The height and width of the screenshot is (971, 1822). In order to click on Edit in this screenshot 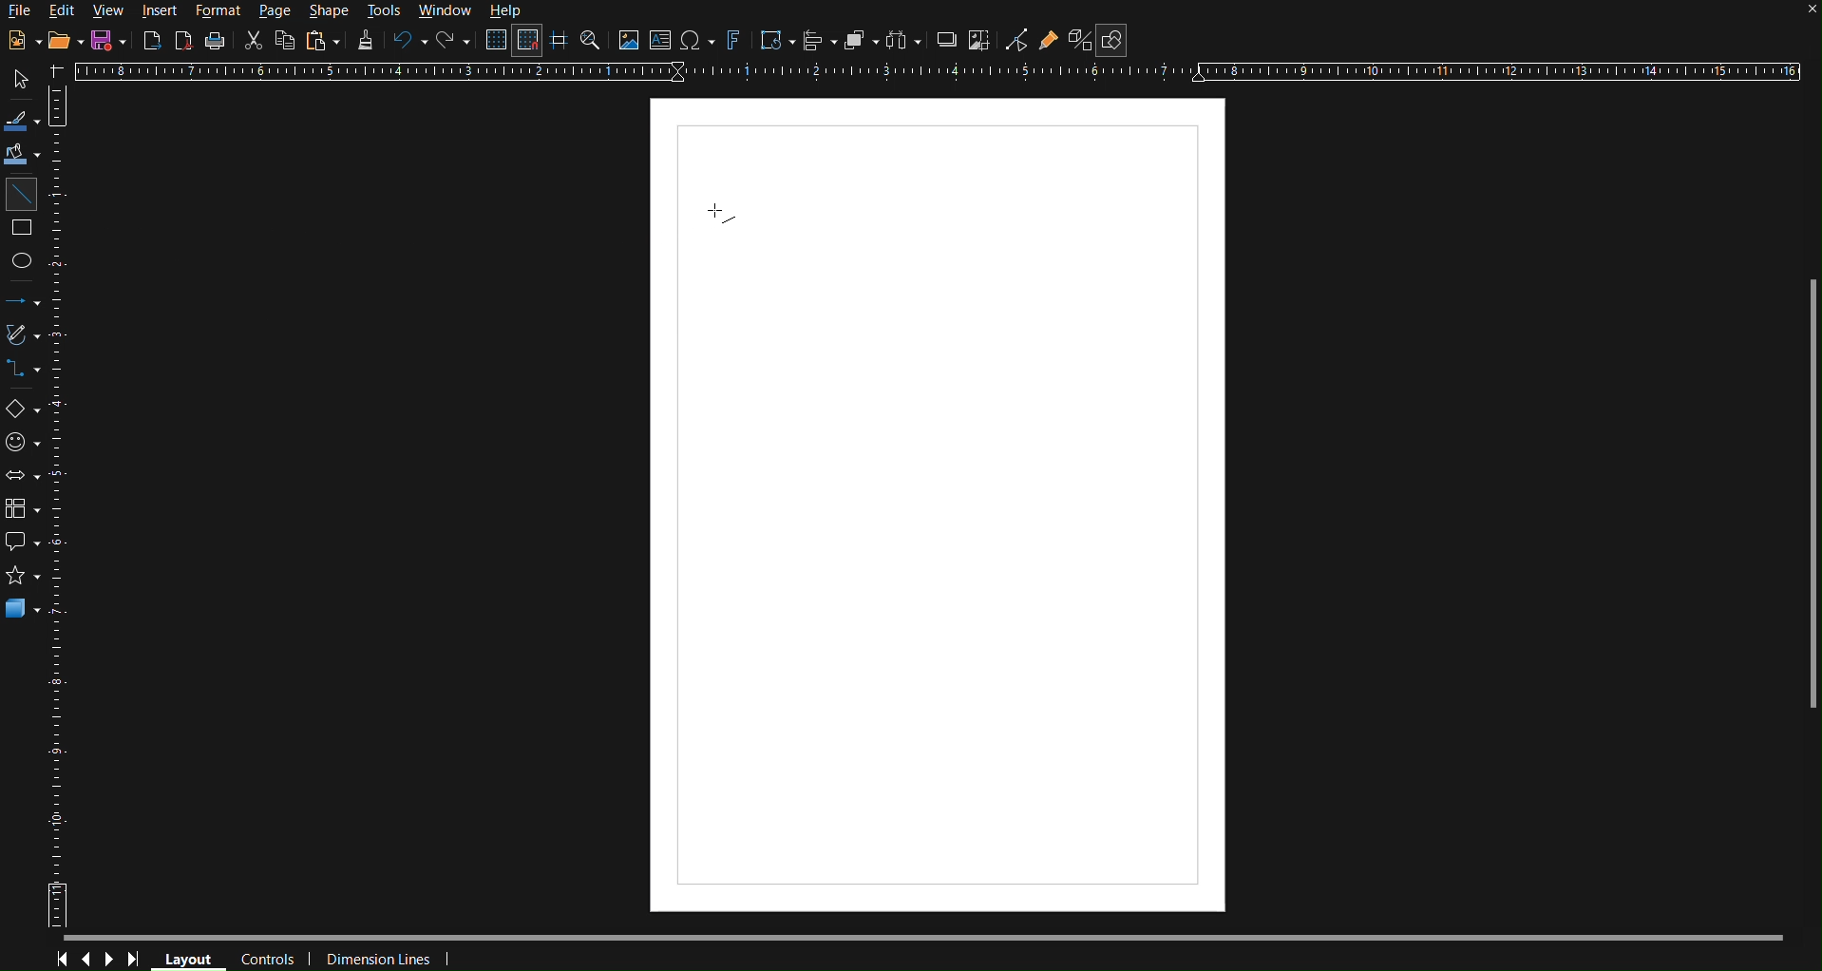, I will do `click(63, 11)`.